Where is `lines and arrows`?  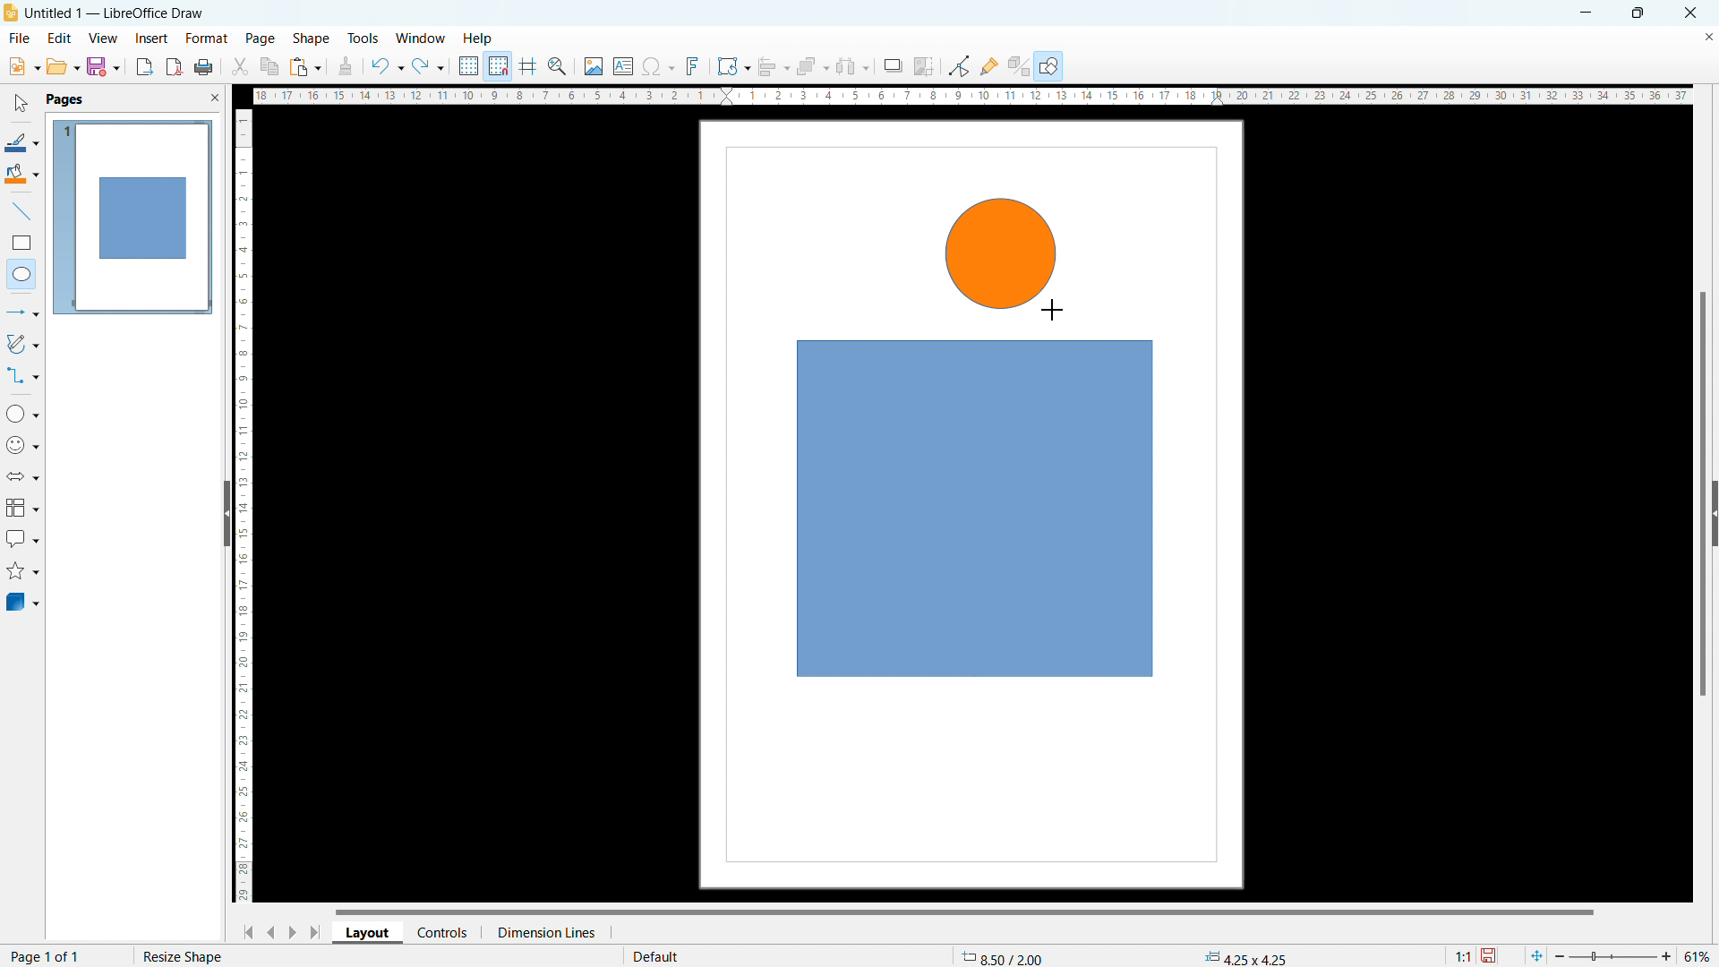
lines and arrows is located at coordinates (23, 314).